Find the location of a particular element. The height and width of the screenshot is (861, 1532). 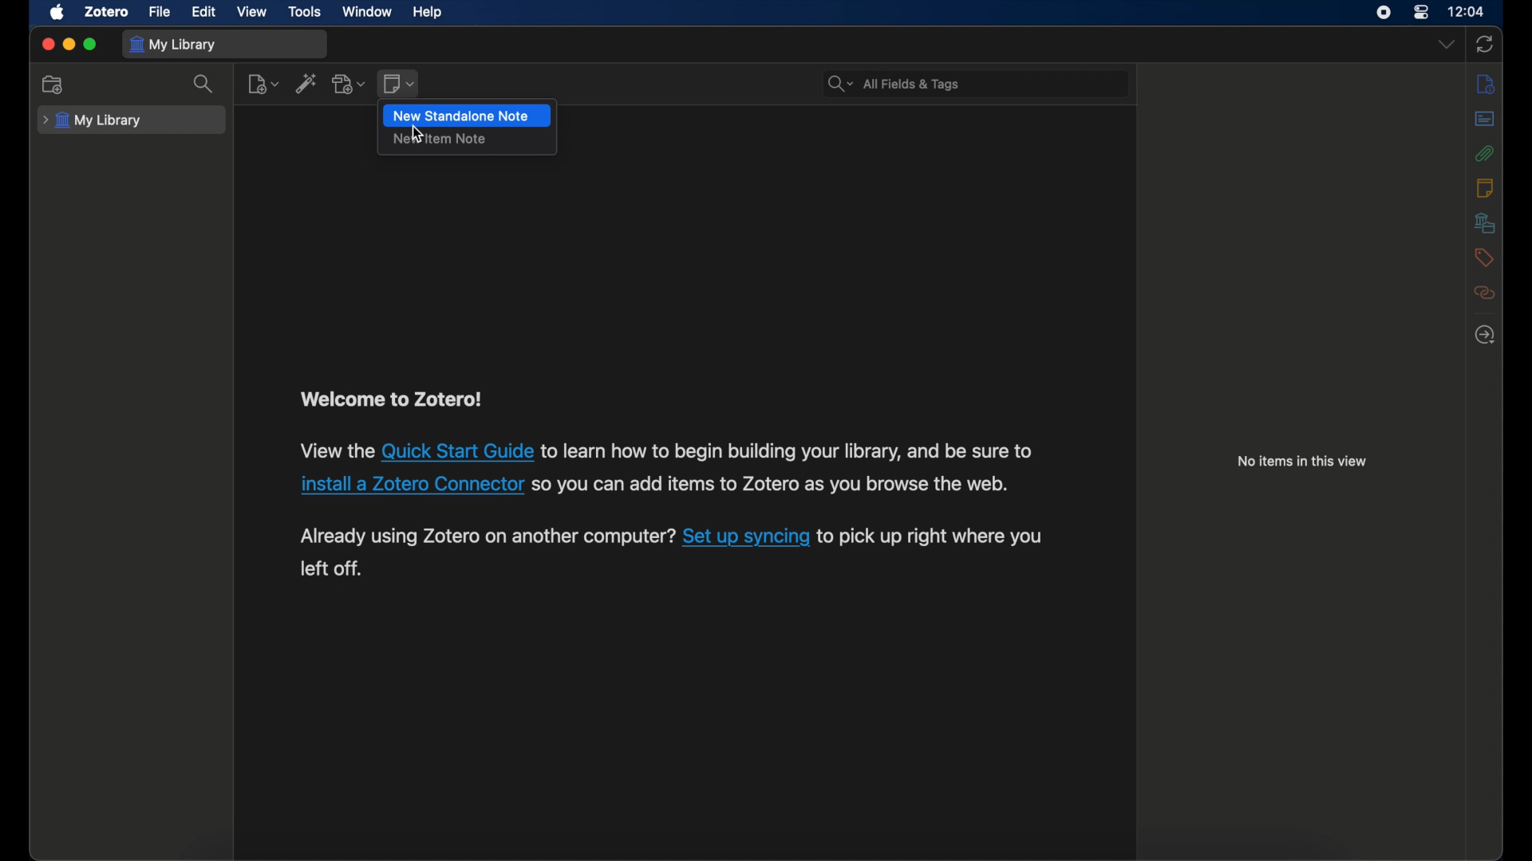

maximize is located at coordinates (91, 45).